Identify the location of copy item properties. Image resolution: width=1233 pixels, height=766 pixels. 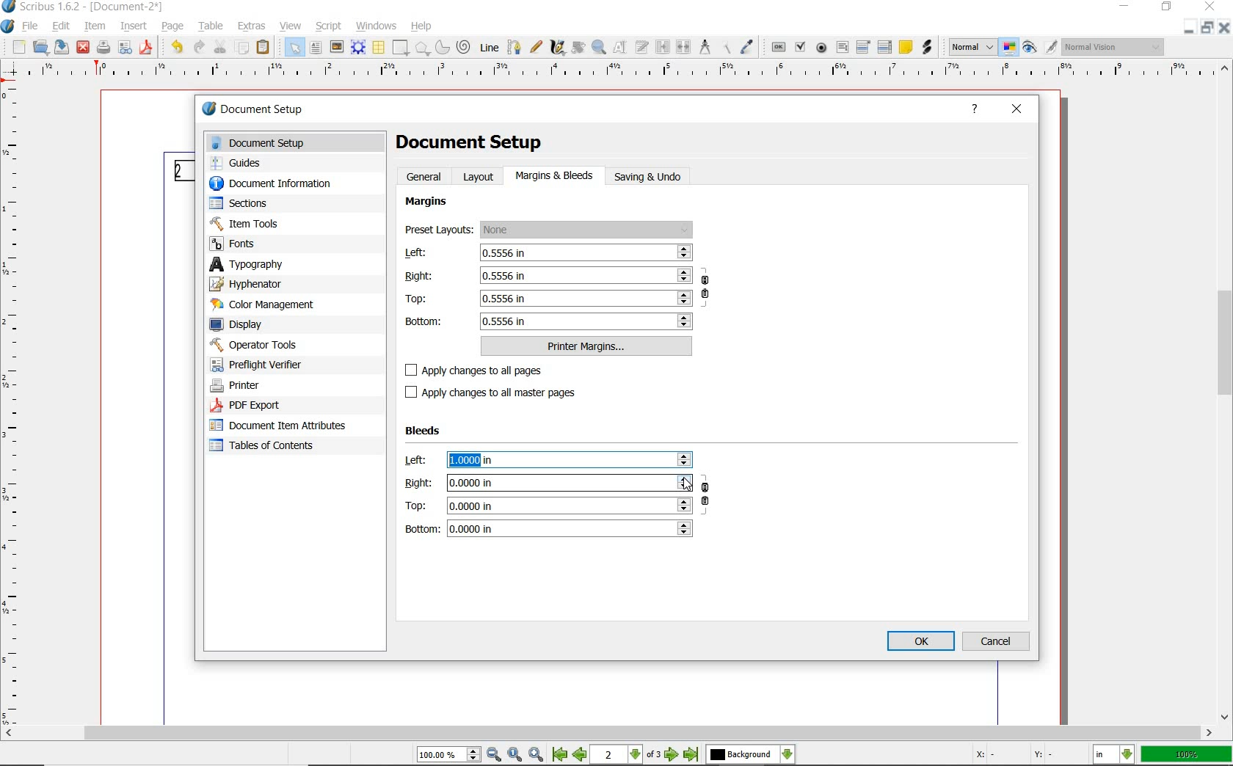
(727, 48).